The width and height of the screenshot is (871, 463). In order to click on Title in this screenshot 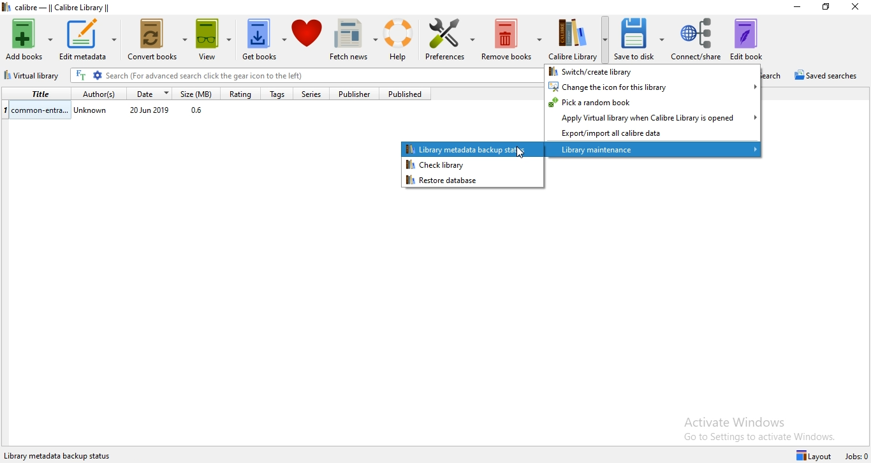, I will do `click(35, 93)`.